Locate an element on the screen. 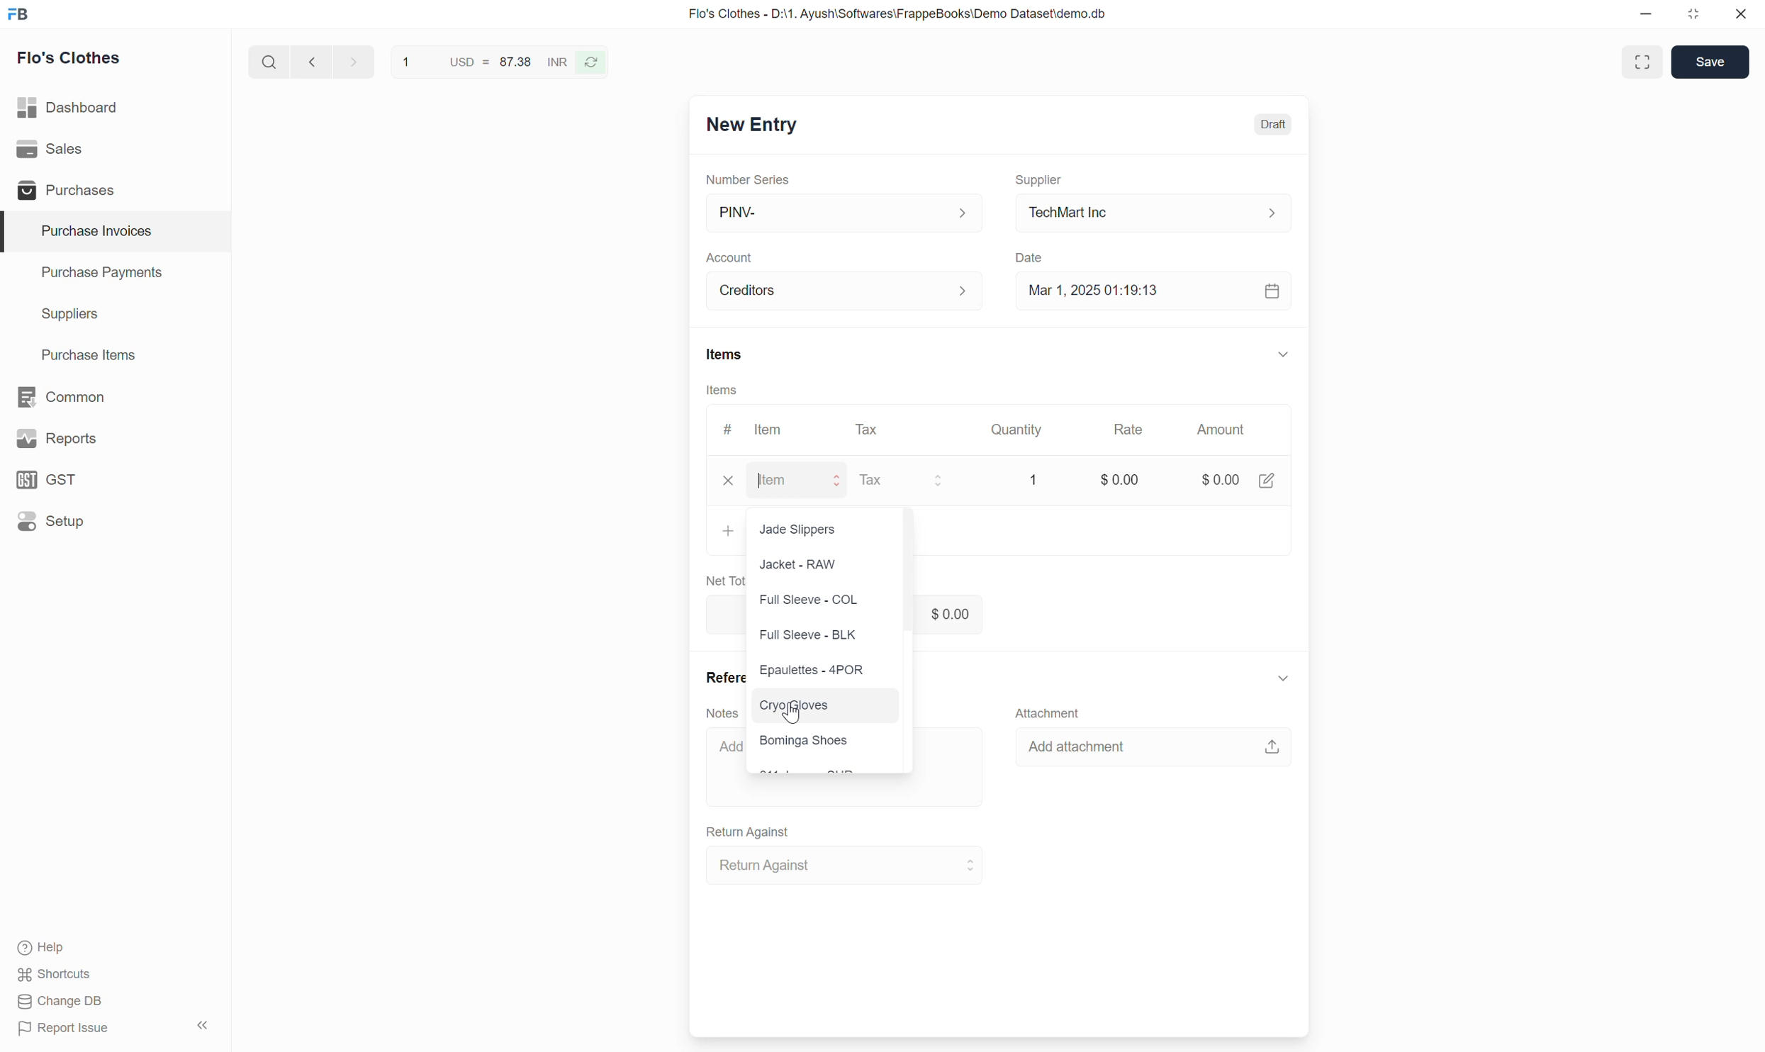 The image size is (1765, 1052). edit is located at coordinates (1267, 481).